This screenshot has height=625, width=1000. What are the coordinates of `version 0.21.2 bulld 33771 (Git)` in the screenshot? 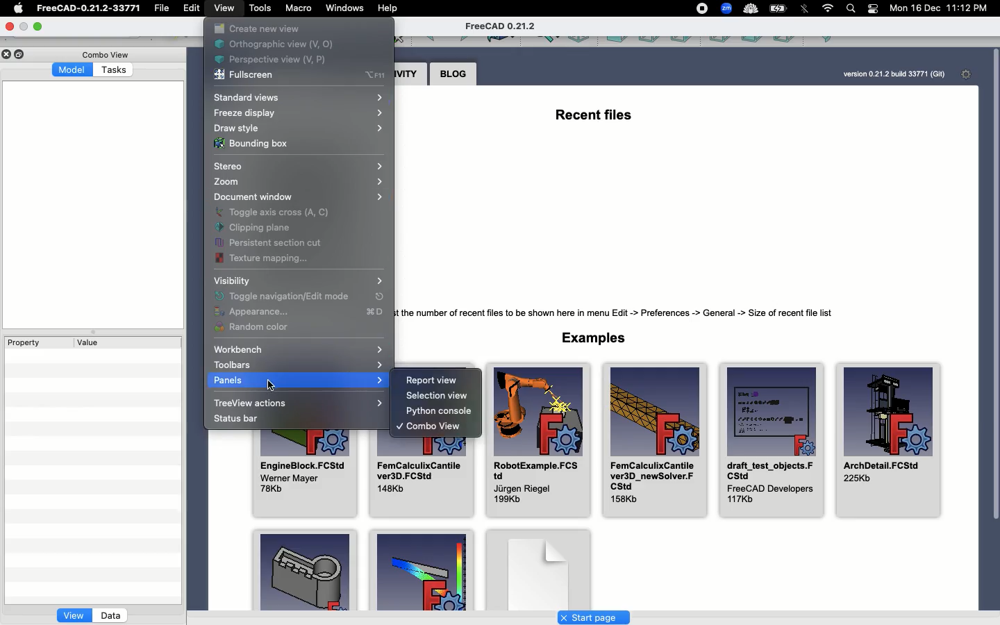 It's located at (892, 74).